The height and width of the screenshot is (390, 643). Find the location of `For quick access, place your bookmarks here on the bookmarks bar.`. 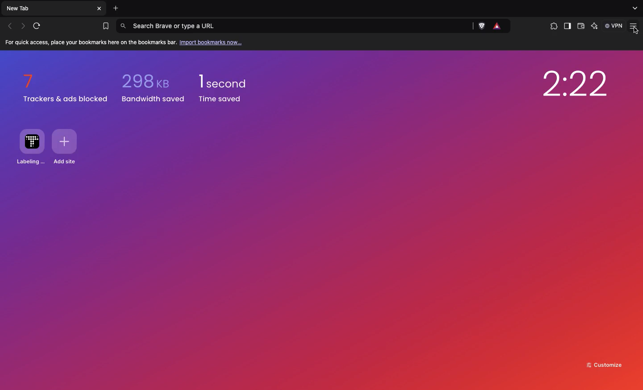

For quick access, place your bookmarks here on the bookmarks bar. is located at coordinates (89, 42).